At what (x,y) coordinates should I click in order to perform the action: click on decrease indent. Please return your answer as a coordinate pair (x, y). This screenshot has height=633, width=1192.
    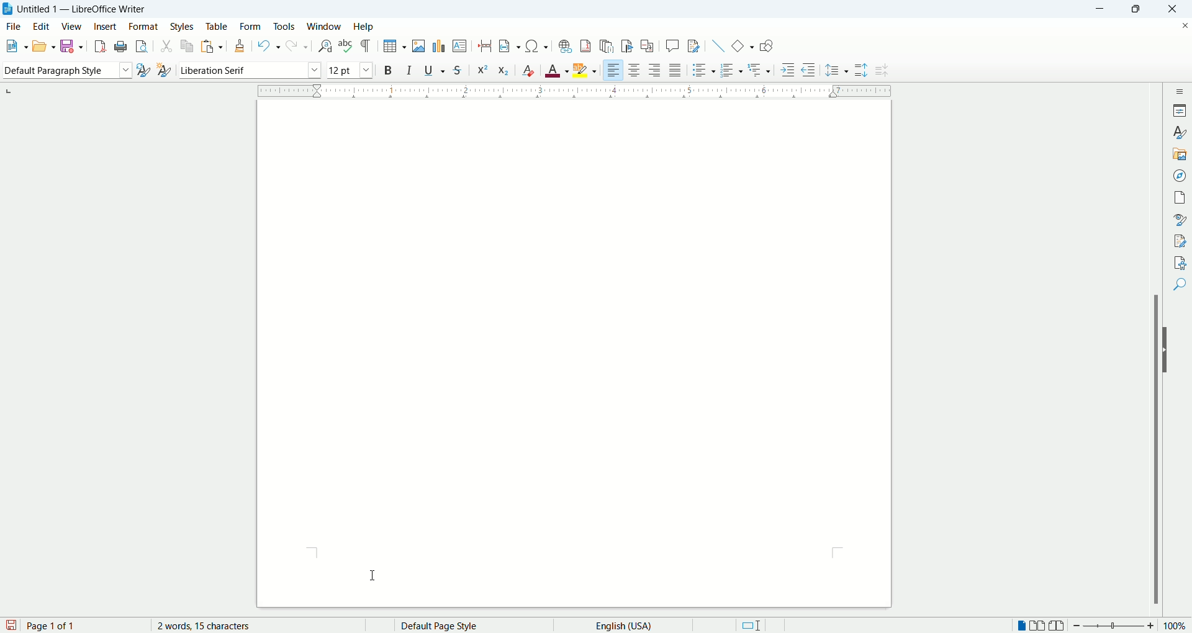
    Looking at the image, I should click on (808, 70).